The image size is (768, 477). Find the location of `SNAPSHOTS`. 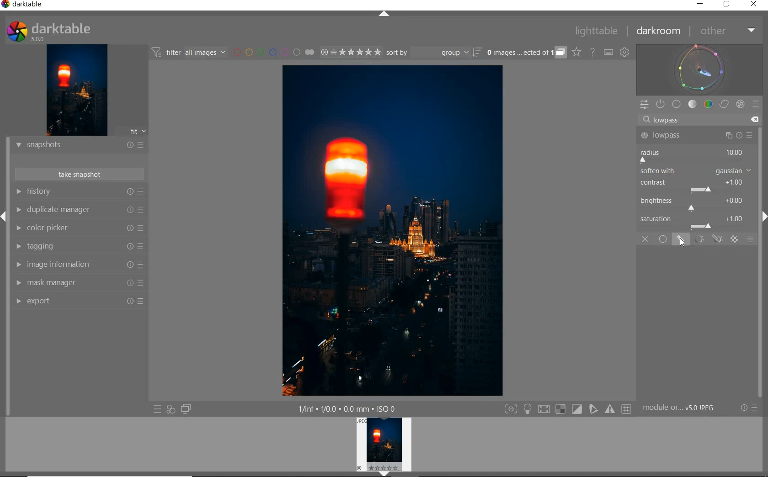

SNAPSHOTS is located at coordinates (58, 144).